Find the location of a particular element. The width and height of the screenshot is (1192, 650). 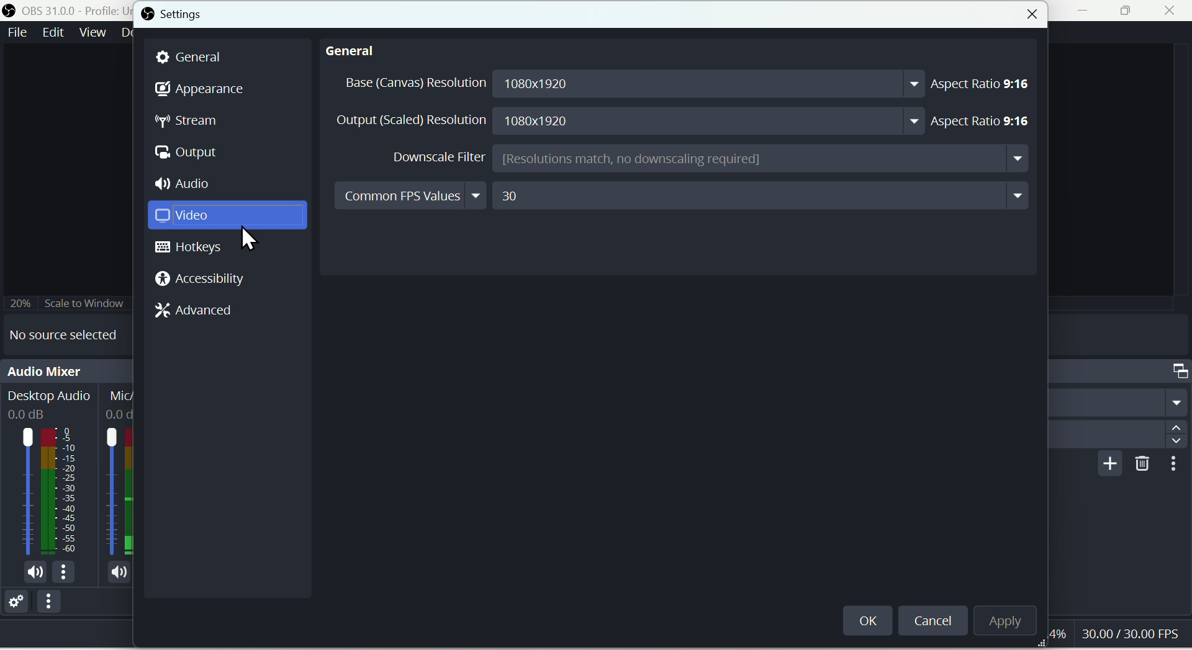

Maximise is located at coordinates (1129, 12).